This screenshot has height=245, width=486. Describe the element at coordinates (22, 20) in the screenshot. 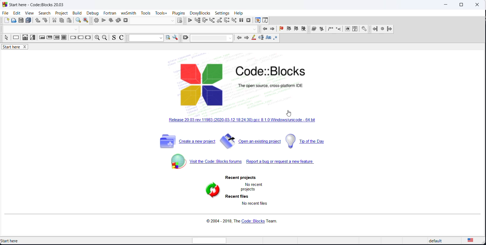

I see `save ` at that location.